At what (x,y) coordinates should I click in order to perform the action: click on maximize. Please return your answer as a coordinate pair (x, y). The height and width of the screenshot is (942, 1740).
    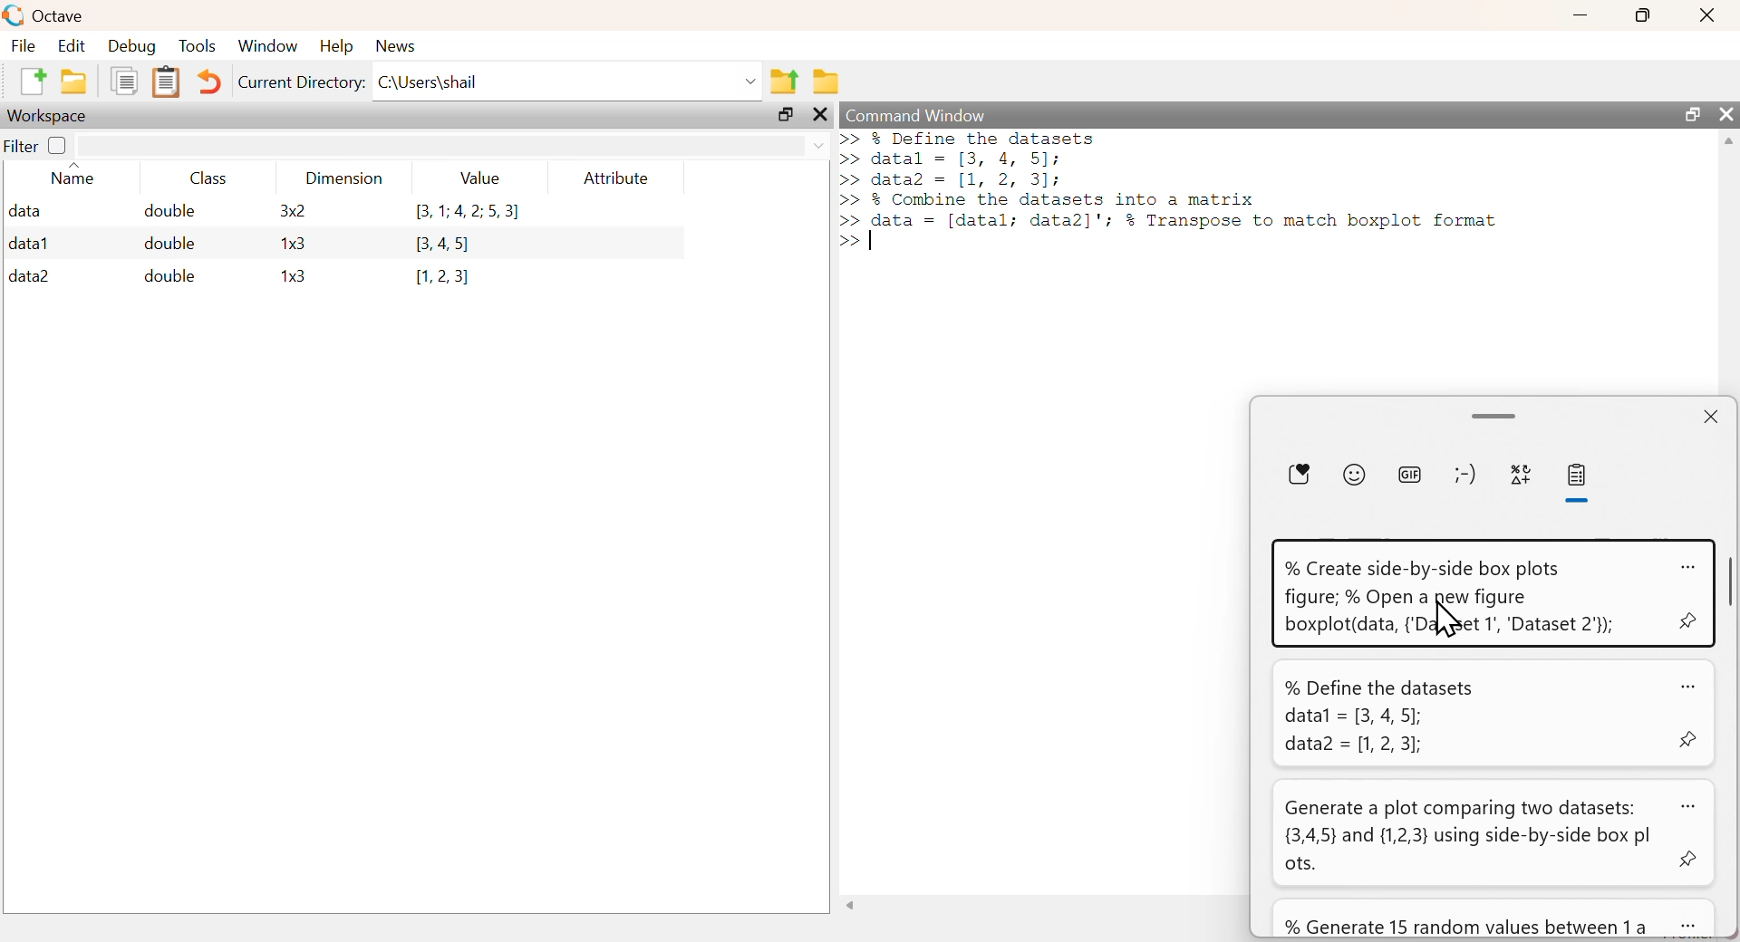
    Looking at the image, I should click on (787, 117).